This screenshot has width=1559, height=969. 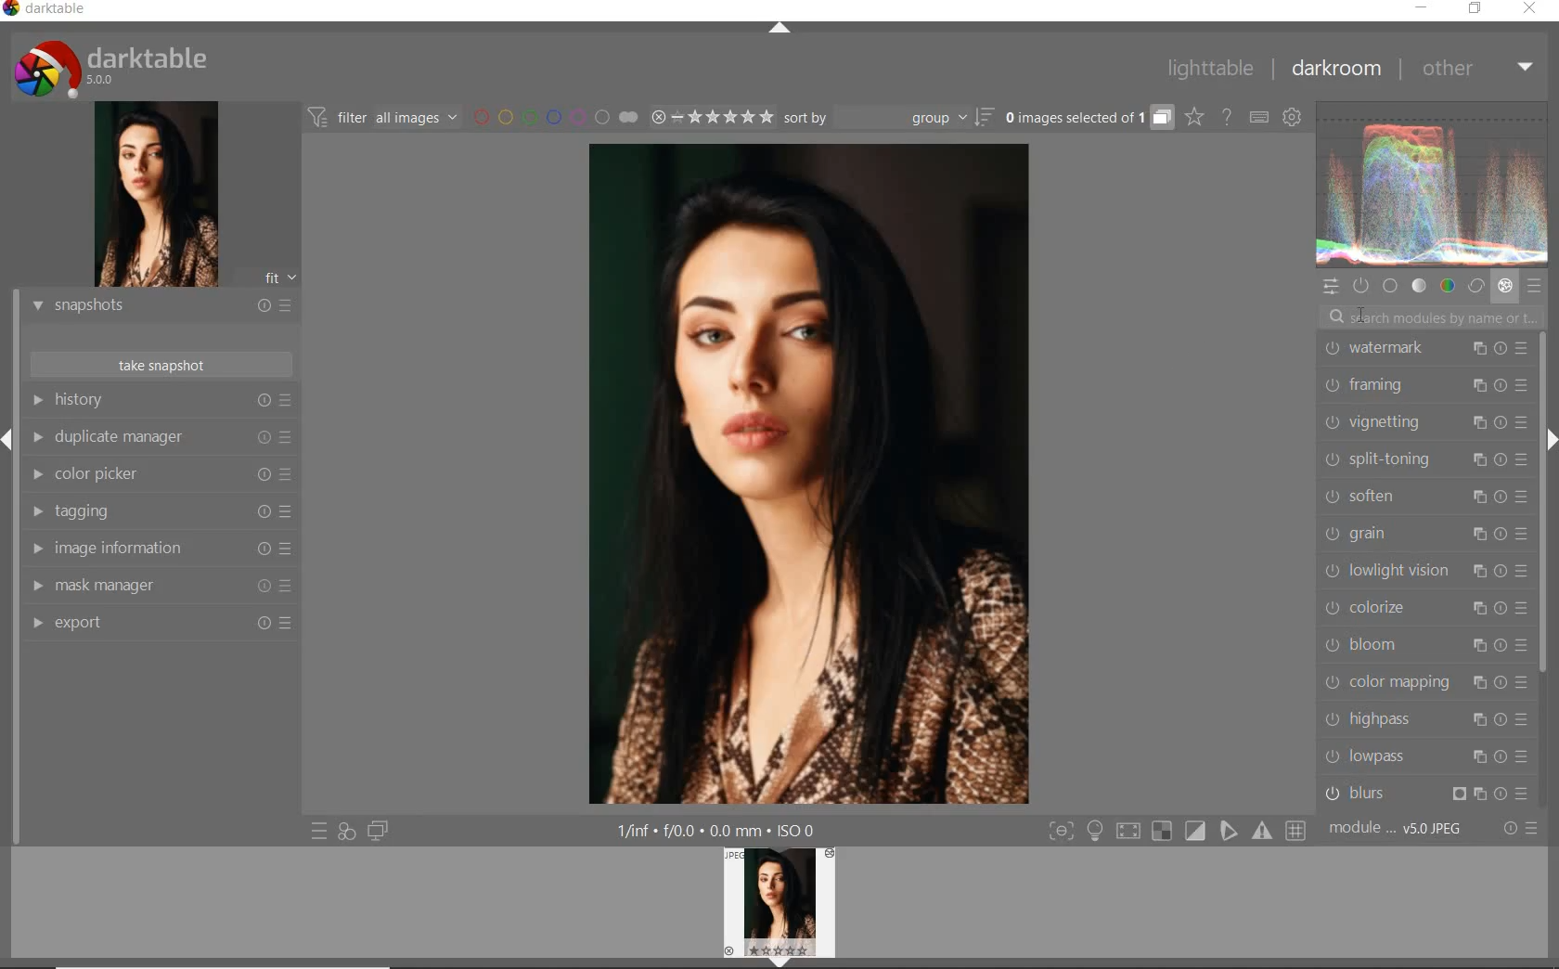 I want to click on split-toning, so click(x=1425, y=459).